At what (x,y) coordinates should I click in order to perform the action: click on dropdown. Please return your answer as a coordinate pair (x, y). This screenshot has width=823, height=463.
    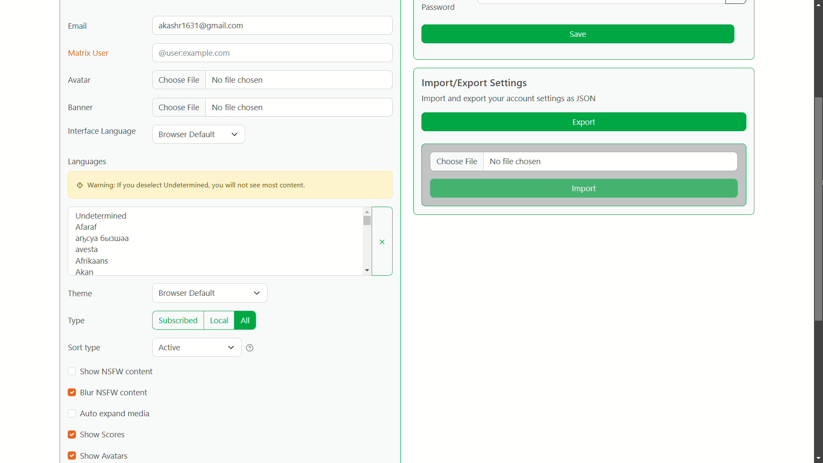
    Looking at the image, I should click on (366, 221).